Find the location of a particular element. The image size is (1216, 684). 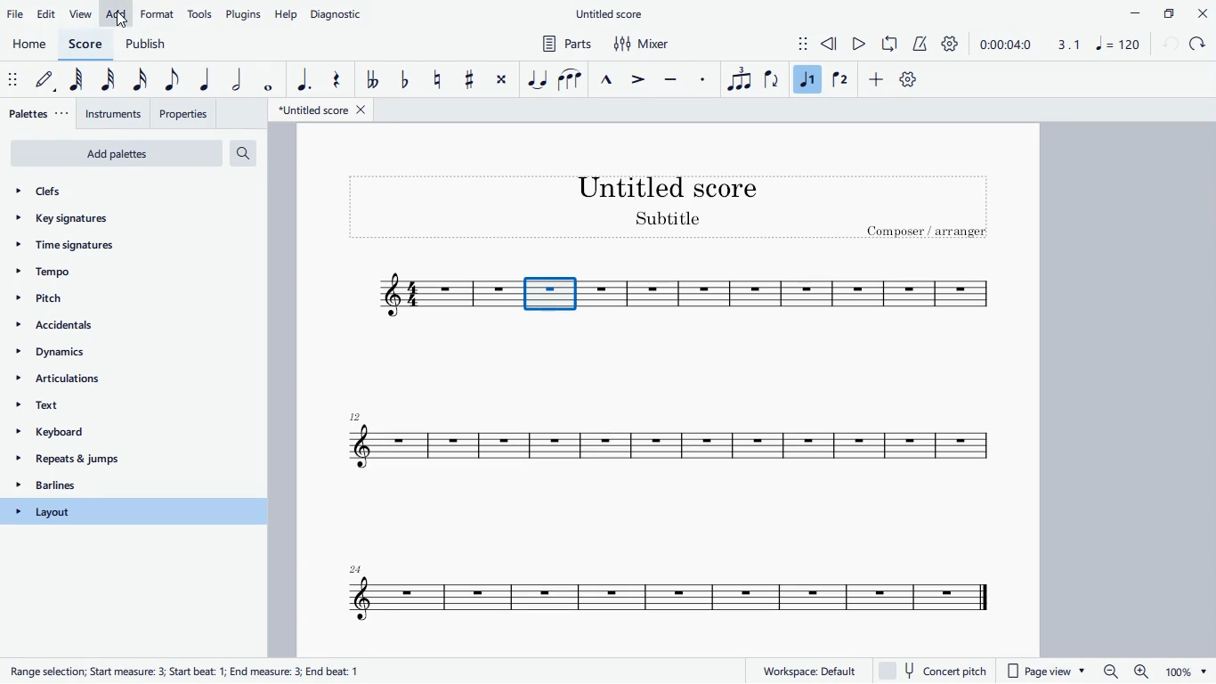

pitch is located at coordinates (70, 297).